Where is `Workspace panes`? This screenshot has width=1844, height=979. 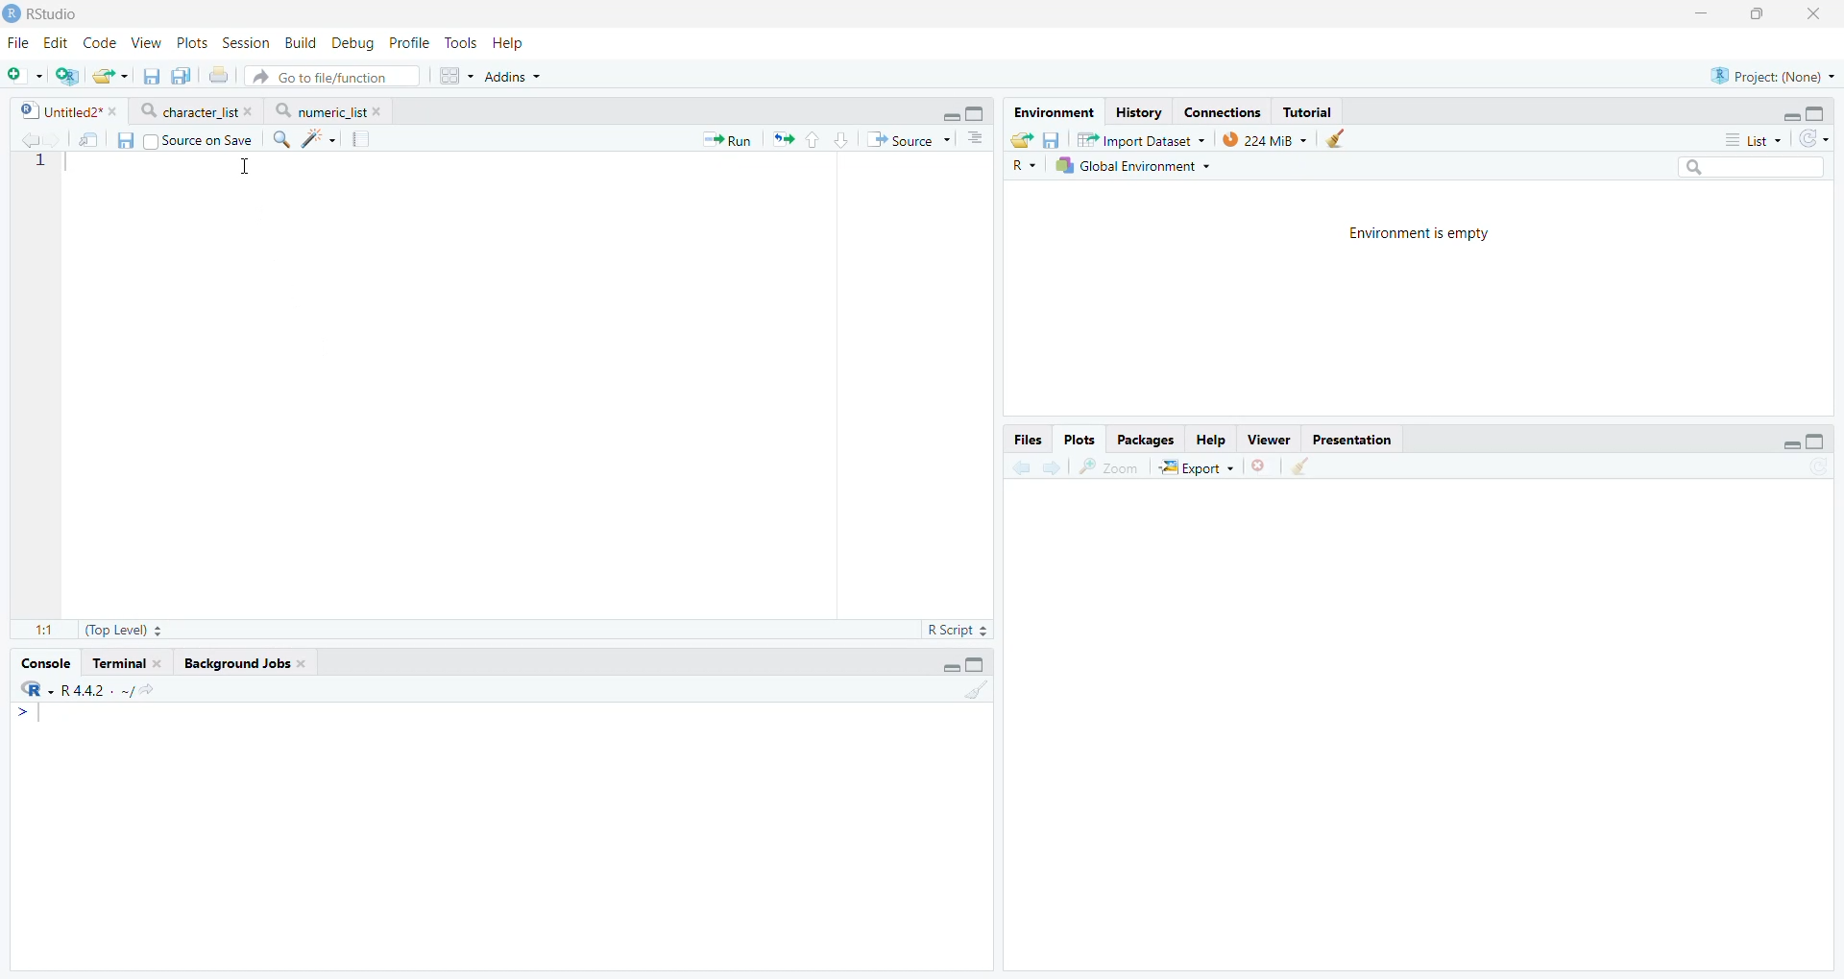 Workspace panes is located at coordinates (451, 76).